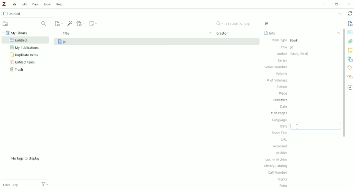 This screenshot has width=354, height=189. Describe the element at coordinates (69, 23) in the screenshot. I see `Add Item (s) by Identifier` at that location.